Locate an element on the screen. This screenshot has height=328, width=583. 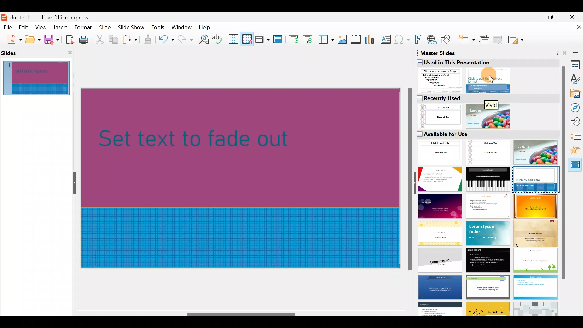
Start from first slide is located at coordinates (294, 39).